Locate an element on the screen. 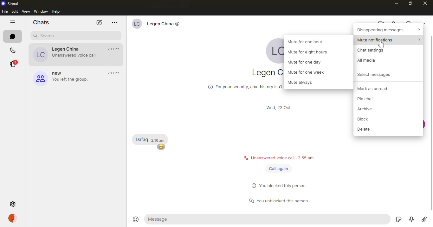 The width and height of the screenshot is (433, 227). time is located at coordinates (281, 108).